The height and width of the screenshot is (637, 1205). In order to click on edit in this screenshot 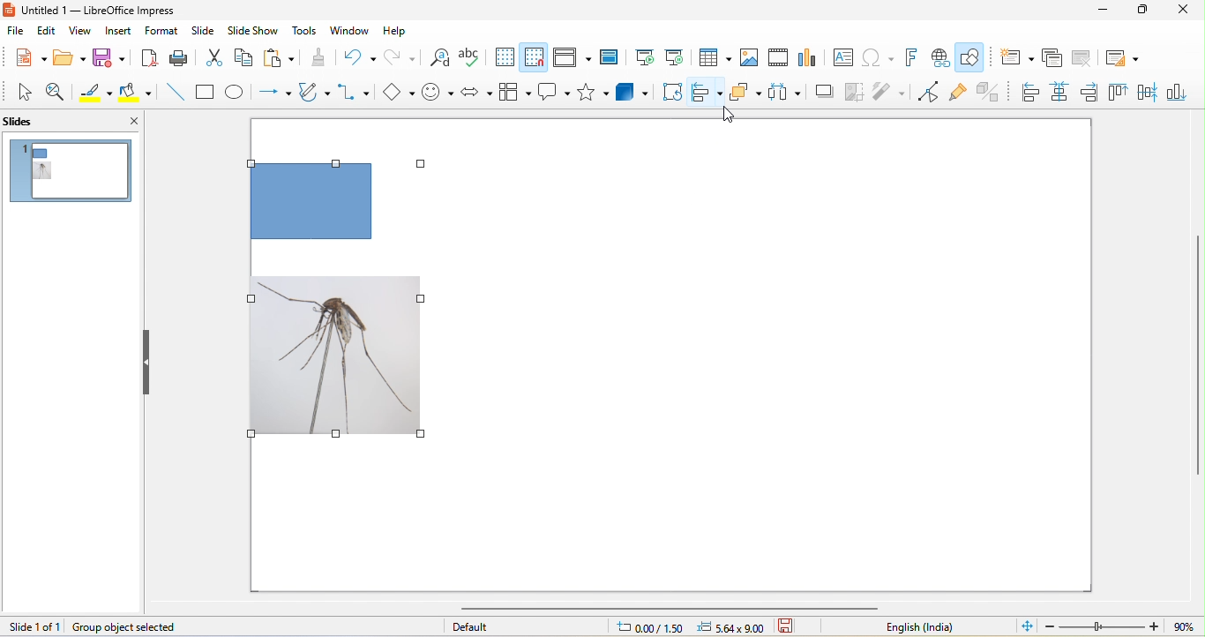, I will do `click(47, 31)`.